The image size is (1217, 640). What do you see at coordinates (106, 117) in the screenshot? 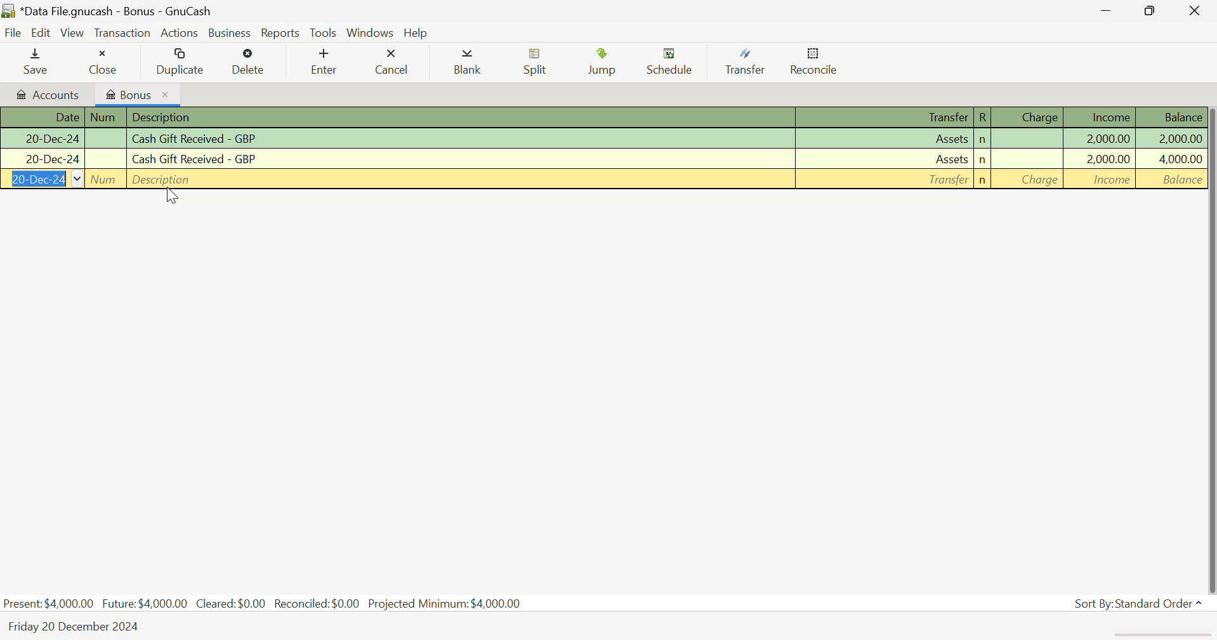
I see `Num` at bounding box center [106, 117].